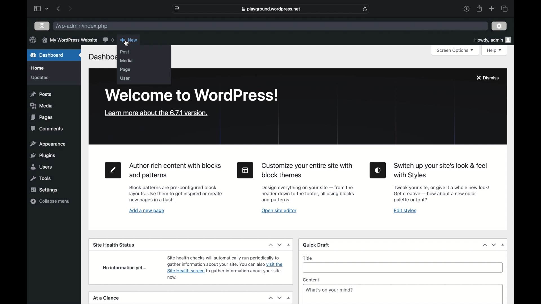 The height and width of the screenshot is (304, 541). I want to click on Learn more about the version 6.7.1, so click(155, 113).